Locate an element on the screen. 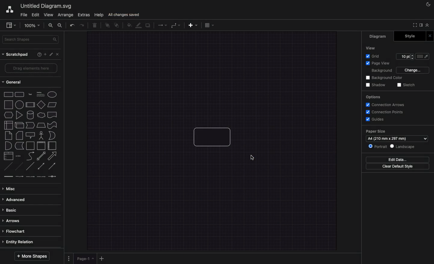 Image resolution: width=434 pixels, height=264 pixels. Style is located at coordinates (414, 36).